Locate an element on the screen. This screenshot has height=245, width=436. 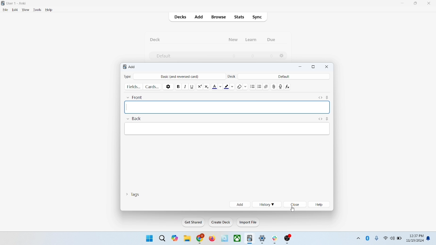
underline is located at coordinates (192, 86).